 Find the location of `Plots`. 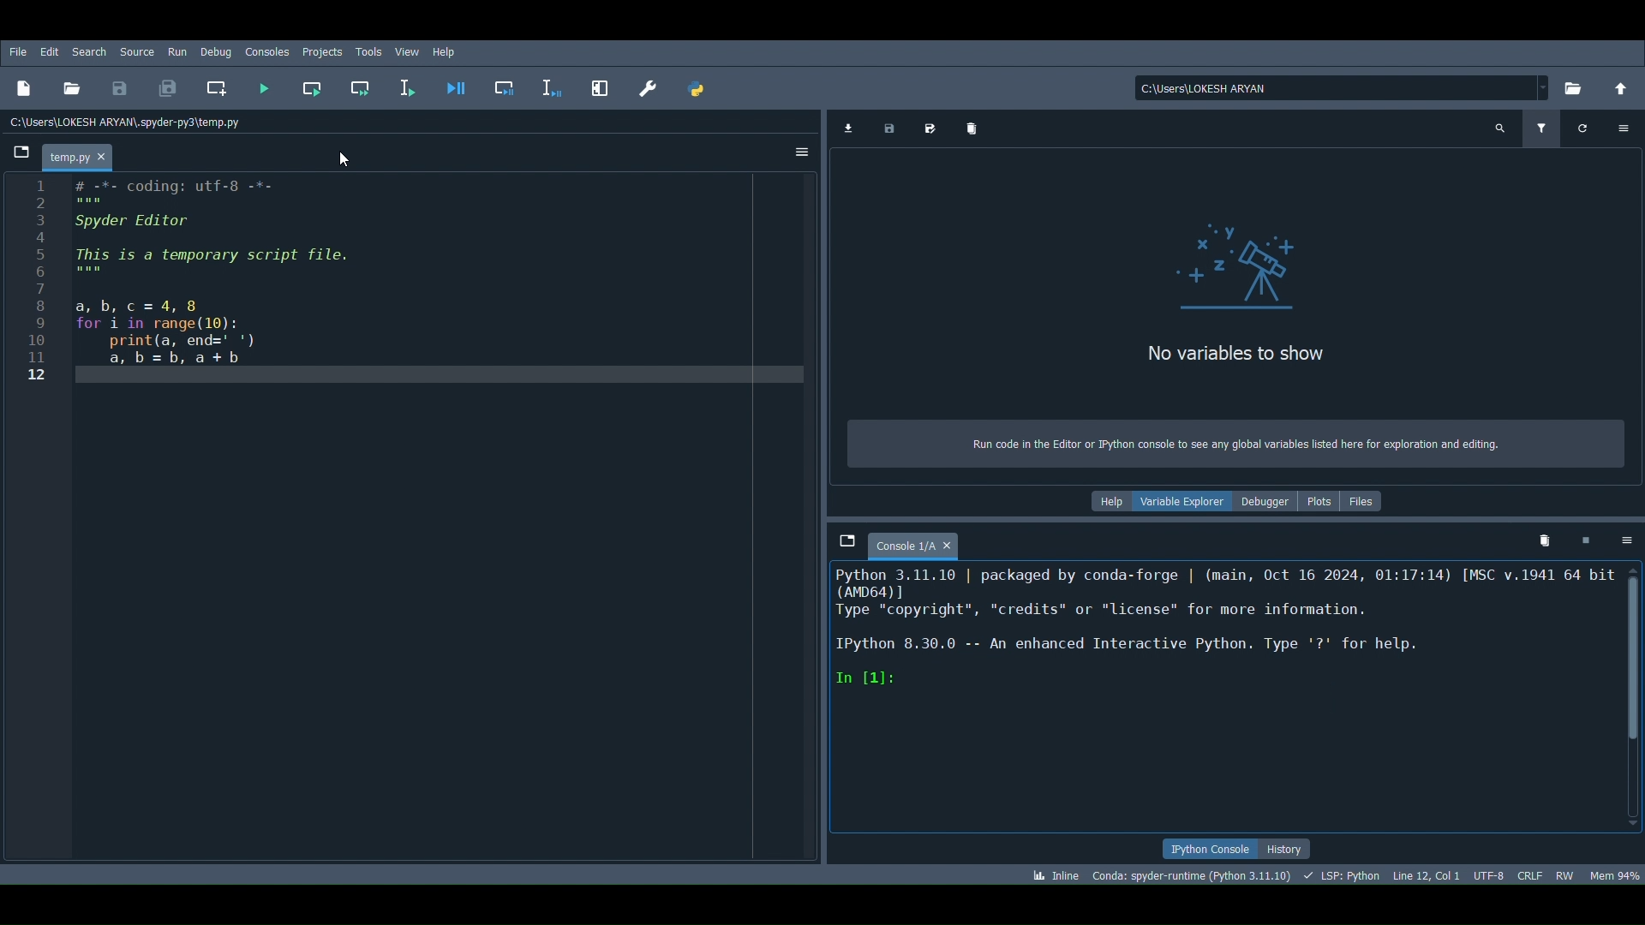

Plots is located at coordinates (1322, 500).